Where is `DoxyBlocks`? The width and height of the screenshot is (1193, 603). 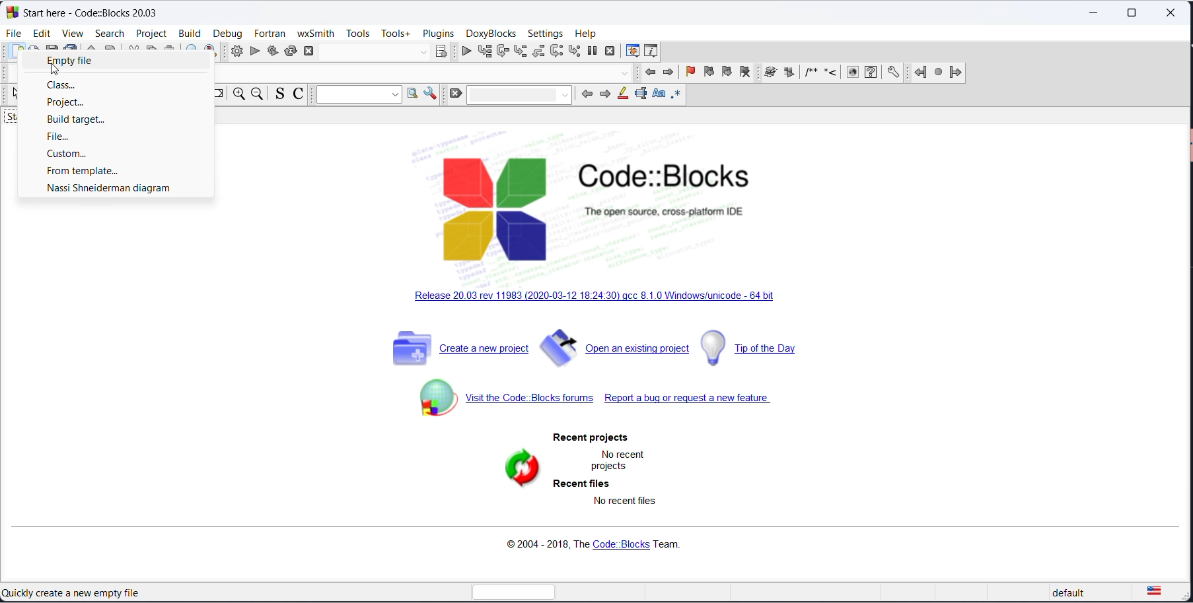
DoxyBlocks is located at coordinates (491, 33).